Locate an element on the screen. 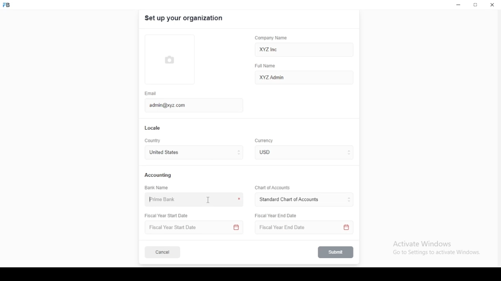  Currency is located at coordinates (264, 141).